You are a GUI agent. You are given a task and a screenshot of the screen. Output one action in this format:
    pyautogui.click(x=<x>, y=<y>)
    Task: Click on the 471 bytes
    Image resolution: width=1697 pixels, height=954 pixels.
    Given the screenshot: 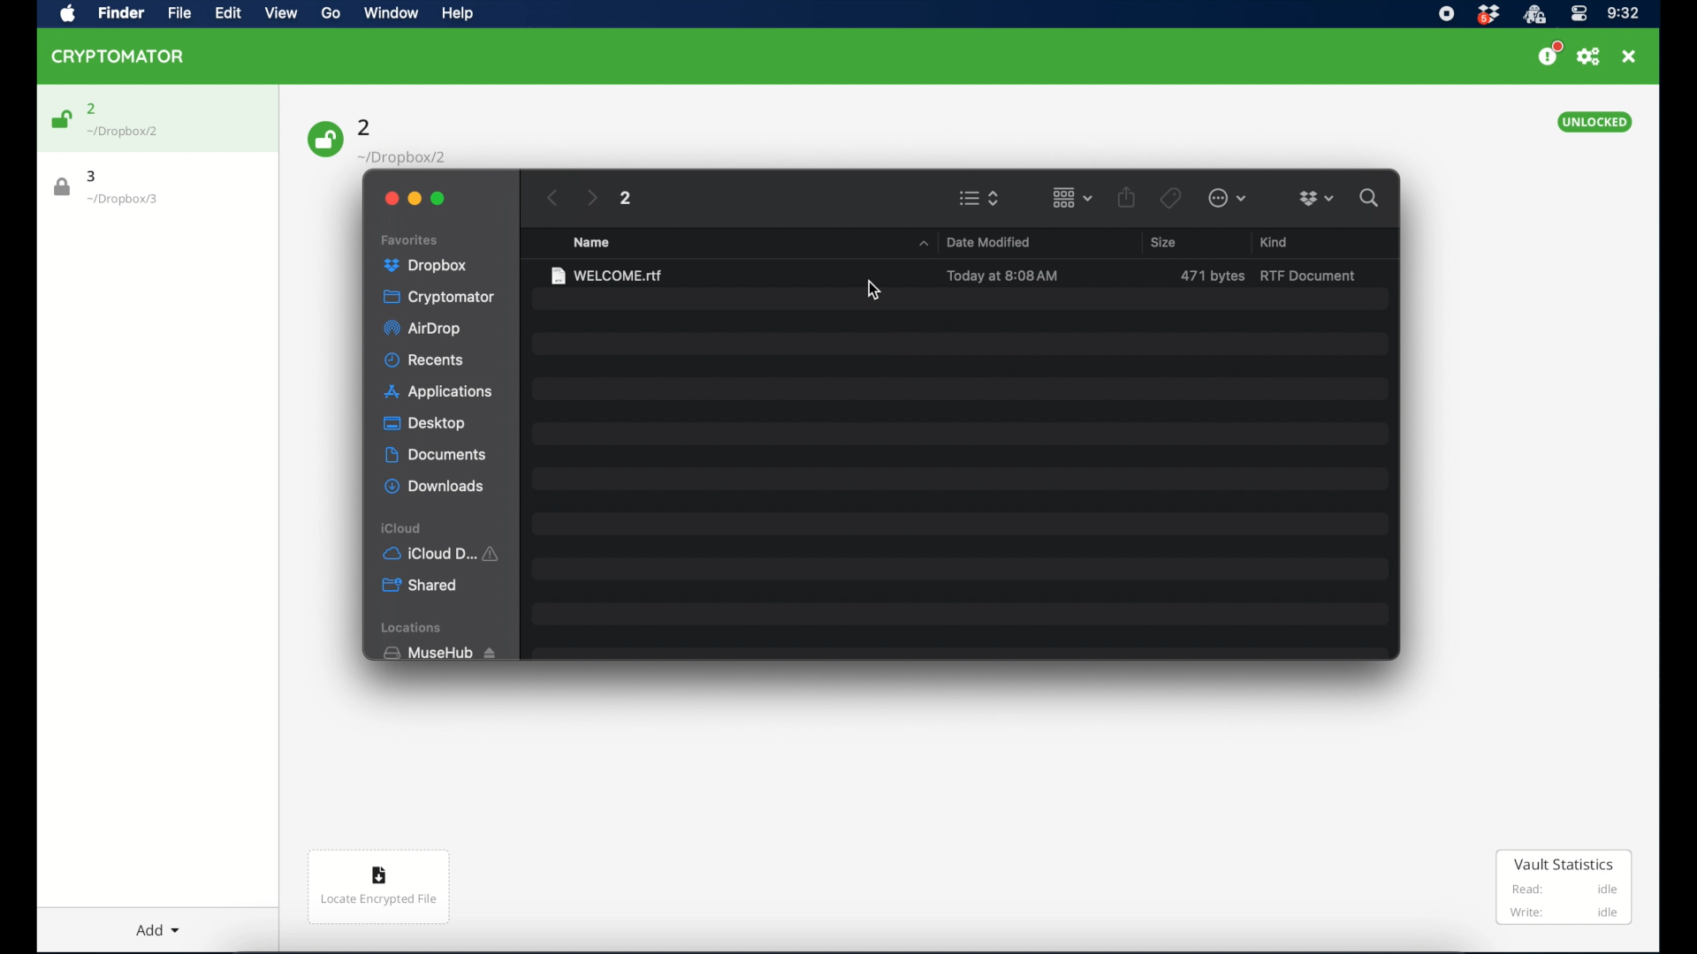 What is the action you would take?
    pyautogui.click(x=1212, y=276)
    